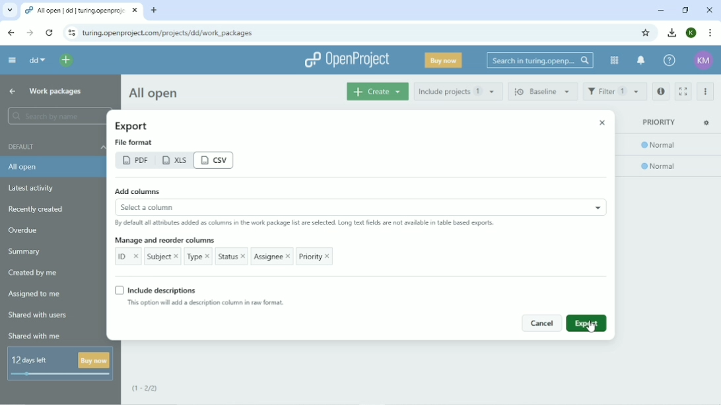 The image size is (721, 405). Describe the element at coordinates (53, 167) in the screenshot. I see `All open` at that location.